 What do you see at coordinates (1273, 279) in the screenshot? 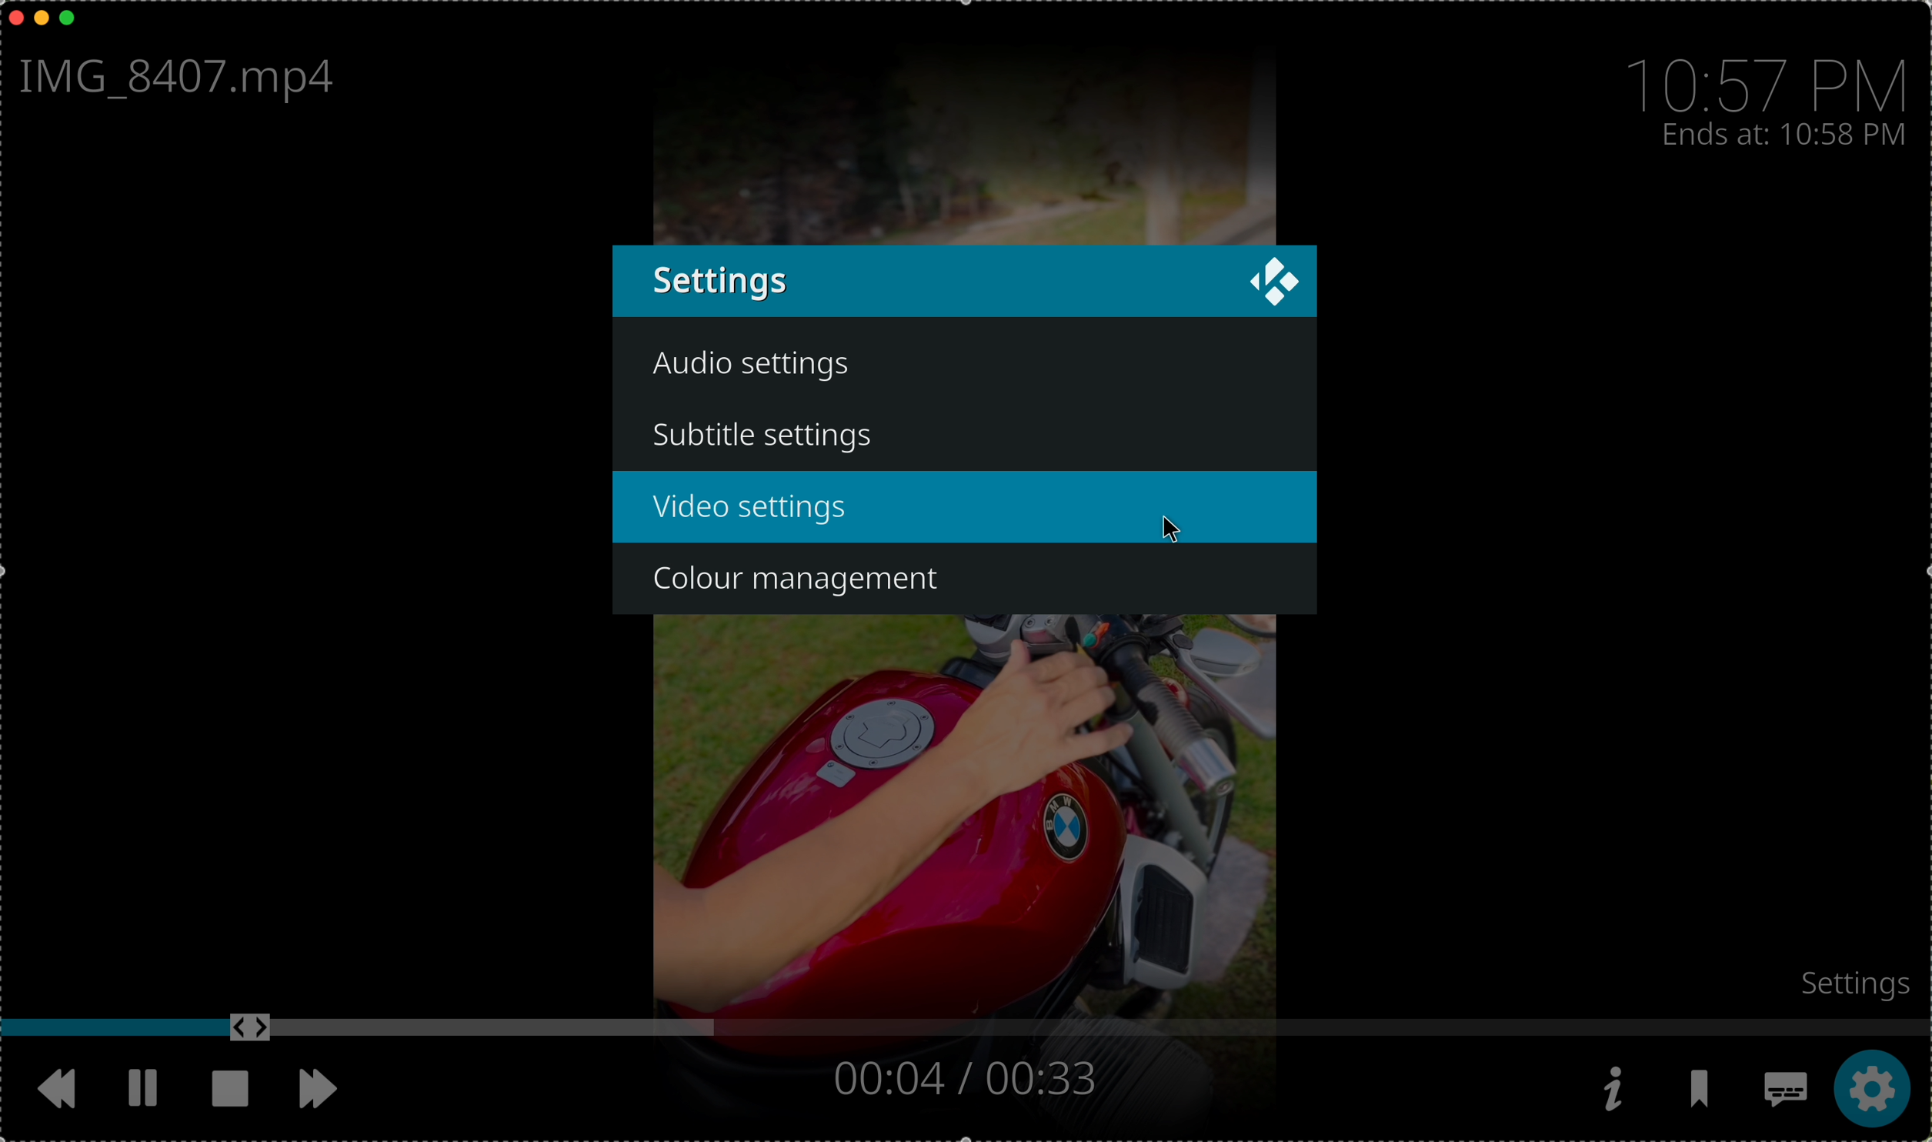
I see `KODI logo` at bounding box center [1273, 279].